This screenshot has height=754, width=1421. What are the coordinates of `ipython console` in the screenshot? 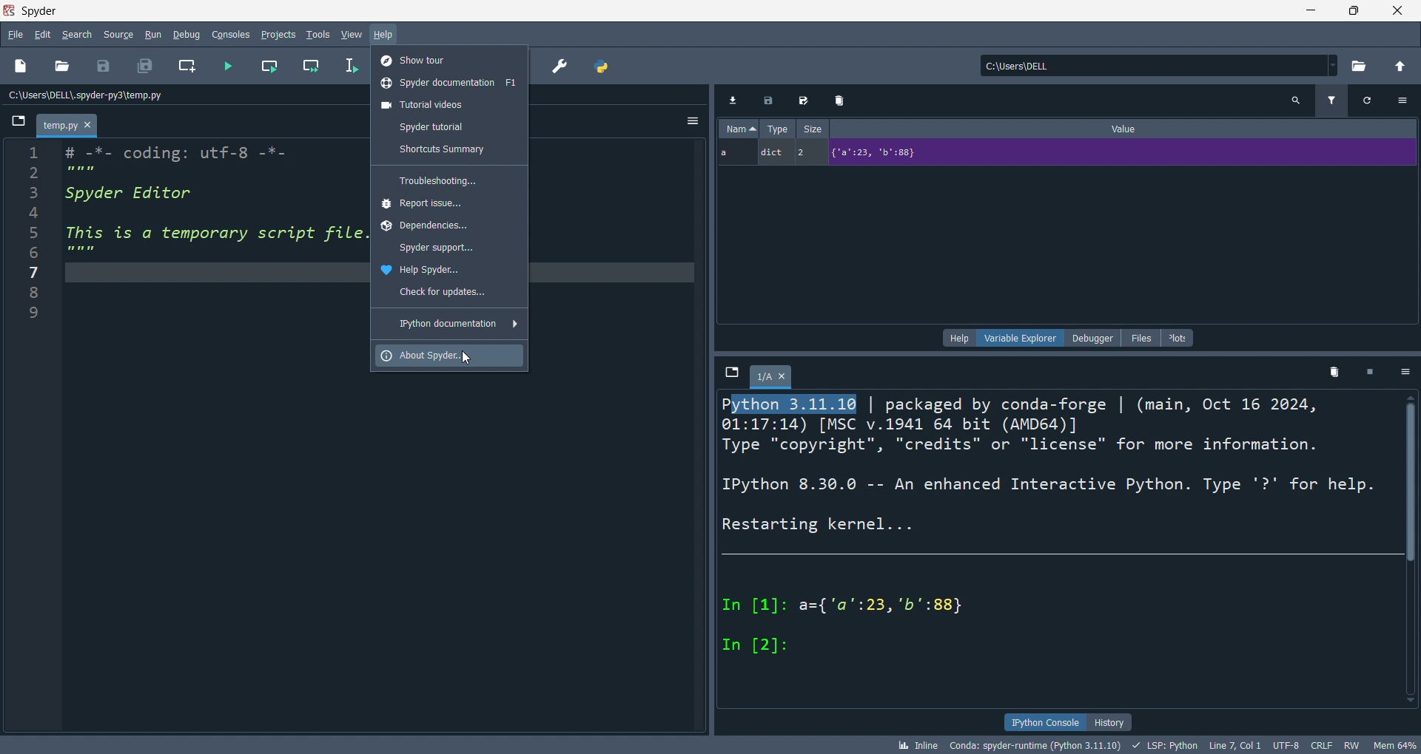 It's located at (1044, 721).